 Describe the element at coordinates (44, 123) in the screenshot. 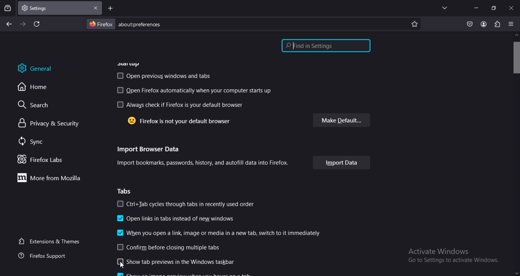

I see `privacy& security` at that location.